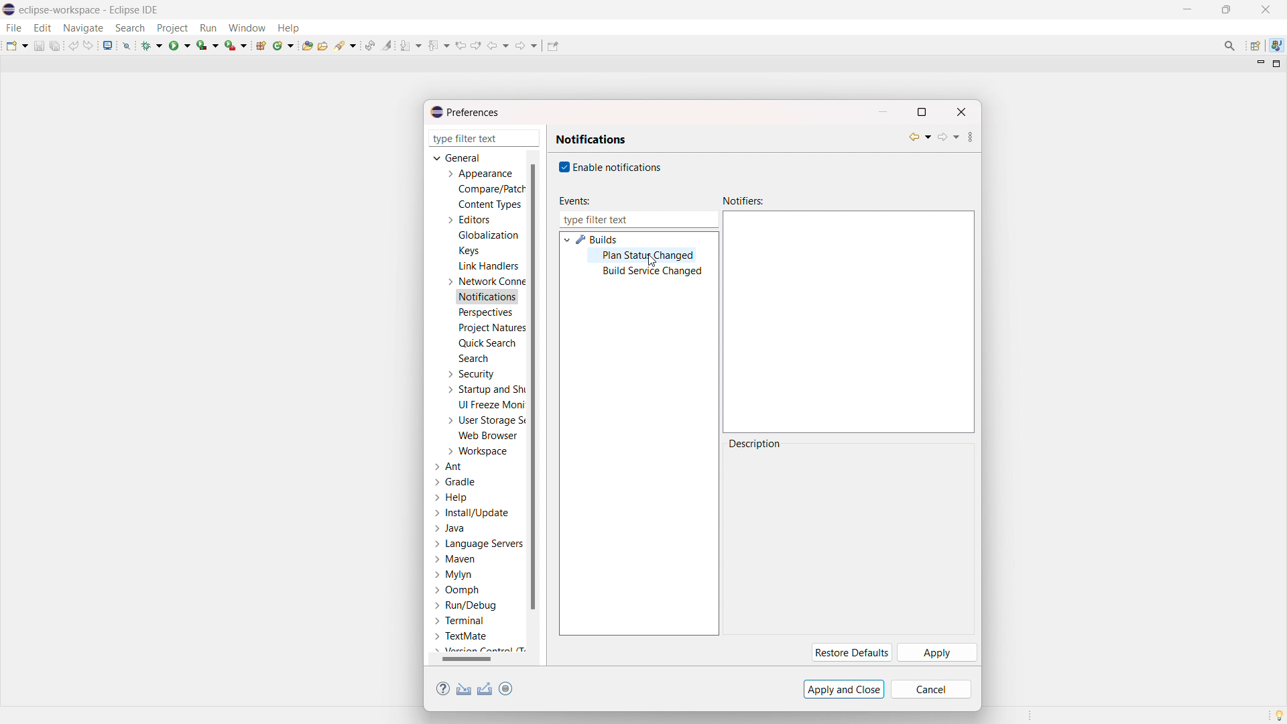 This screenshot has width=1287, height=724. Describe the element at coordinates (247, 27) in the screenshot. I see `window` at that location.